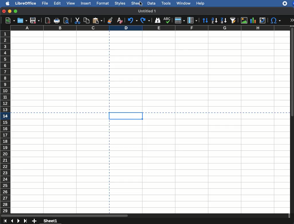 The height and width of the screenshot is (224, 294). Describe the element at coordinates (166, 4) in the screenshot. I see `tools` at that location.